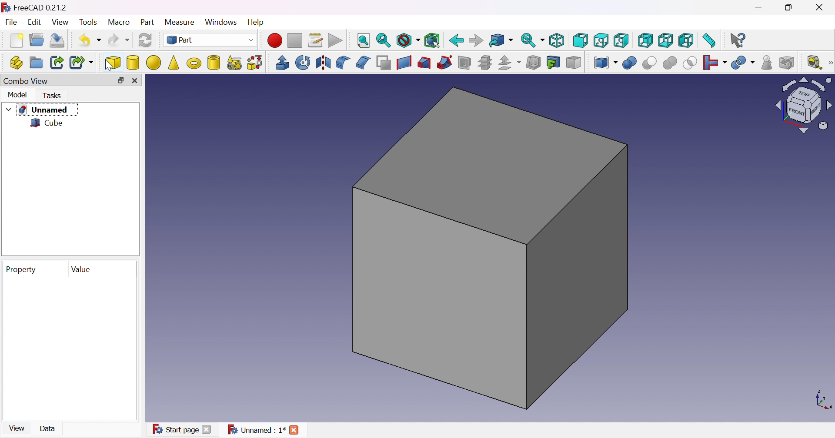  Describe the element at coordinates (109, 64) in the screenshot. I see `Cursor` at that location.